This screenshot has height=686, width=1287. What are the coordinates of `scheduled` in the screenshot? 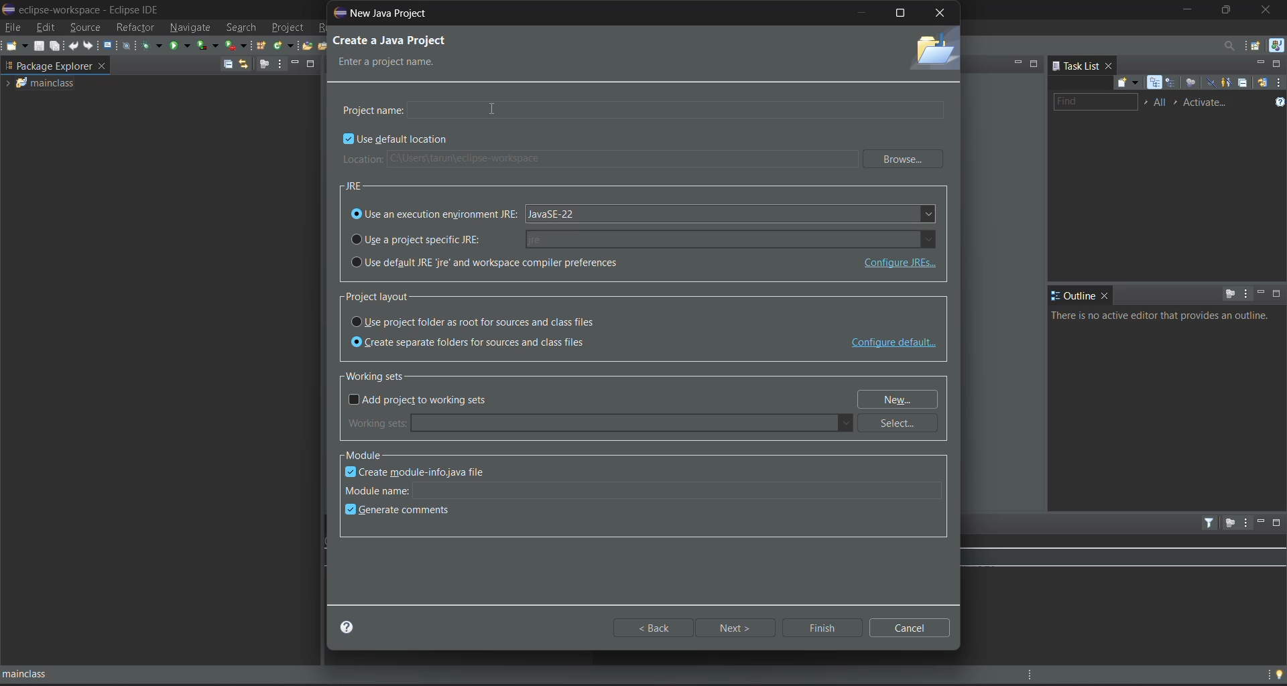 It's located at (1171, 82).